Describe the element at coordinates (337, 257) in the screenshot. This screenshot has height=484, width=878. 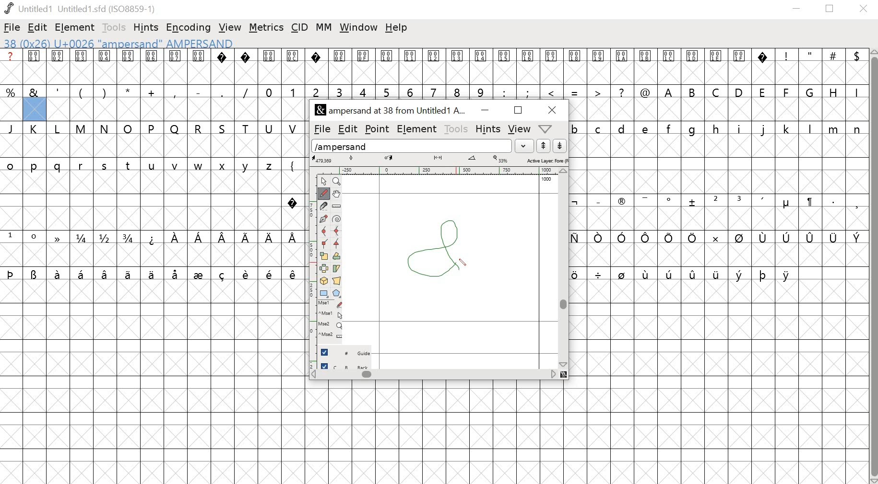
I see `rotate selection` at that location.